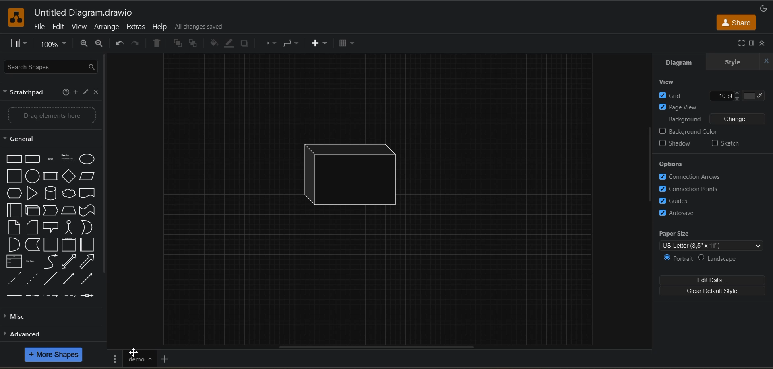  I want to click on Cursor, so click(133, 351).